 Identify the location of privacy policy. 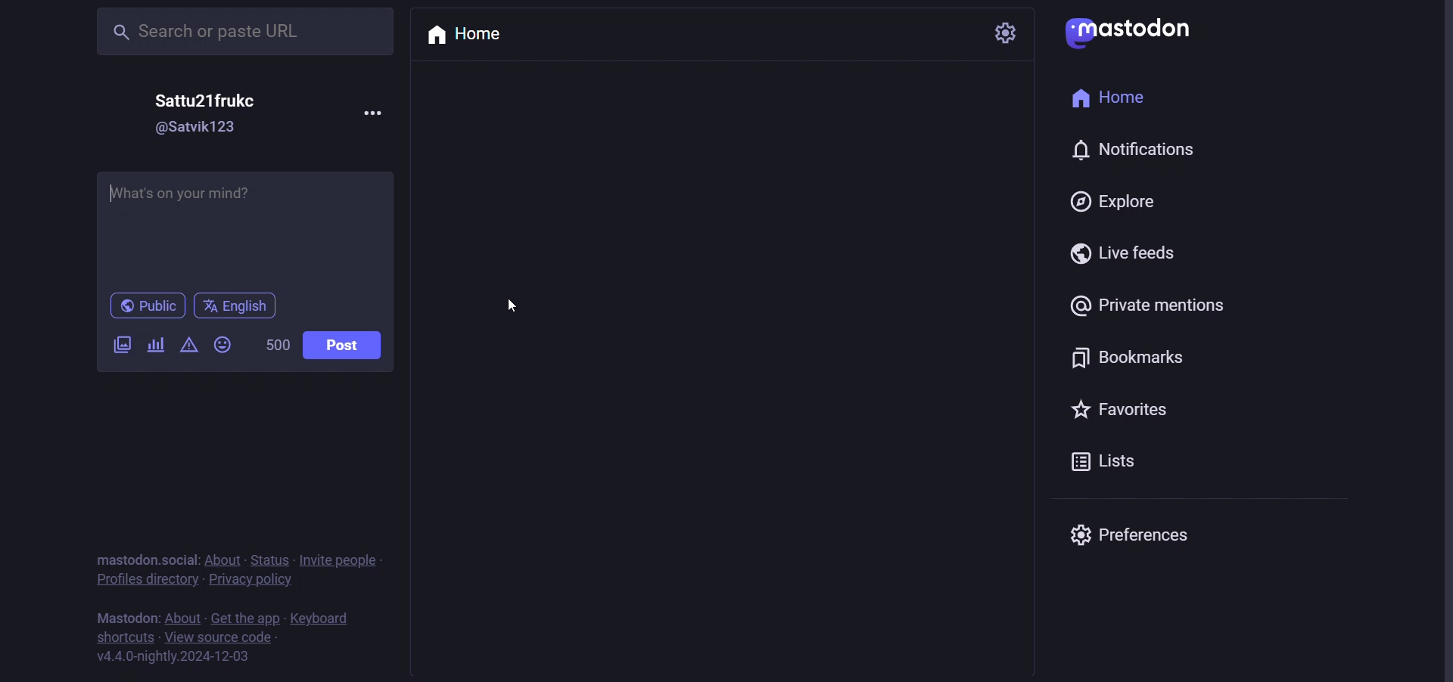
(249, 582).